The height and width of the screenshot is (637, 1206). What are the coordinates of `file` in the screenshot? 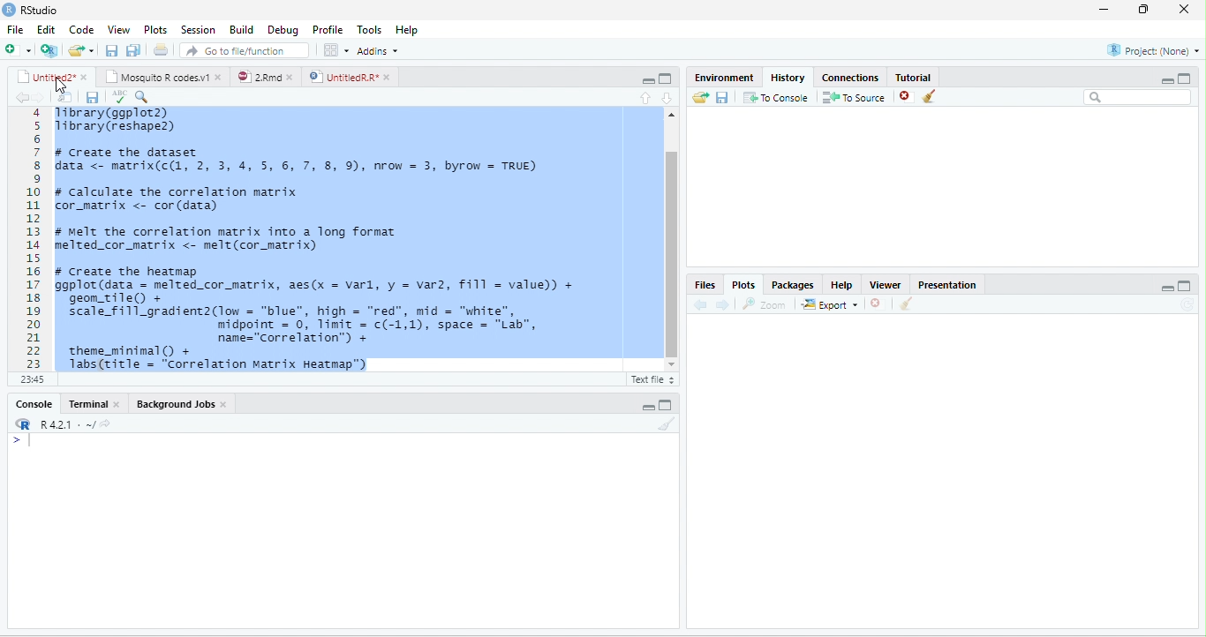 It's located at (15, 29).